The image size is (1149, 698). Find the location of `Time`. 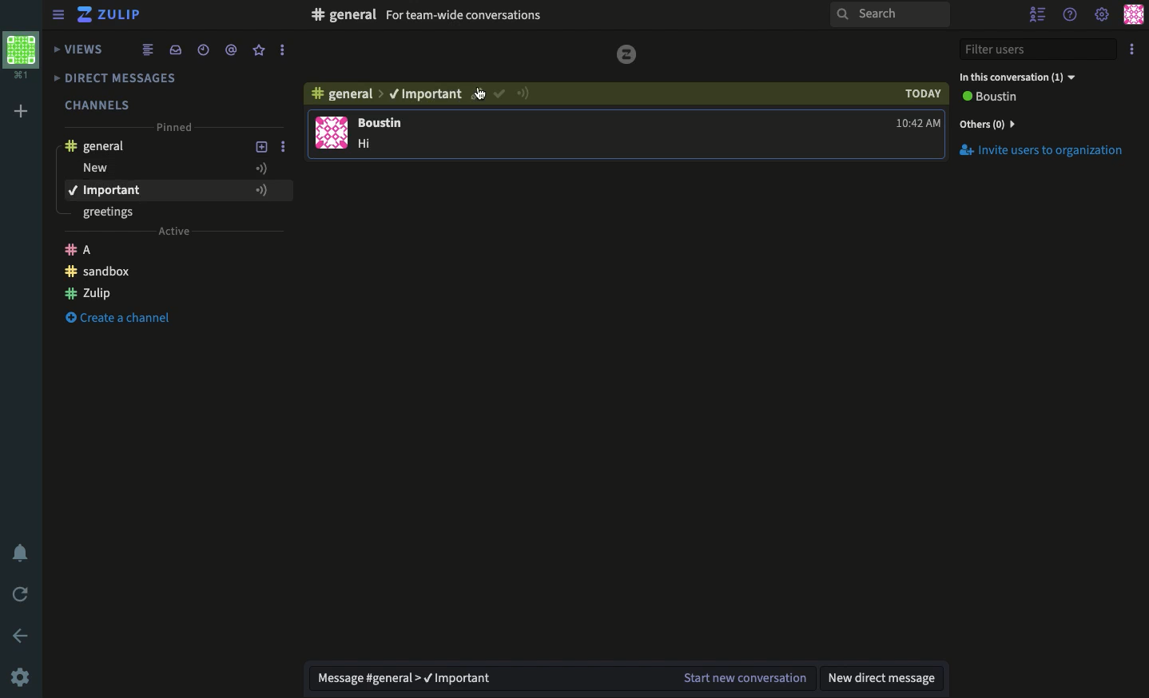

Time is located at coordinates (205, 49).